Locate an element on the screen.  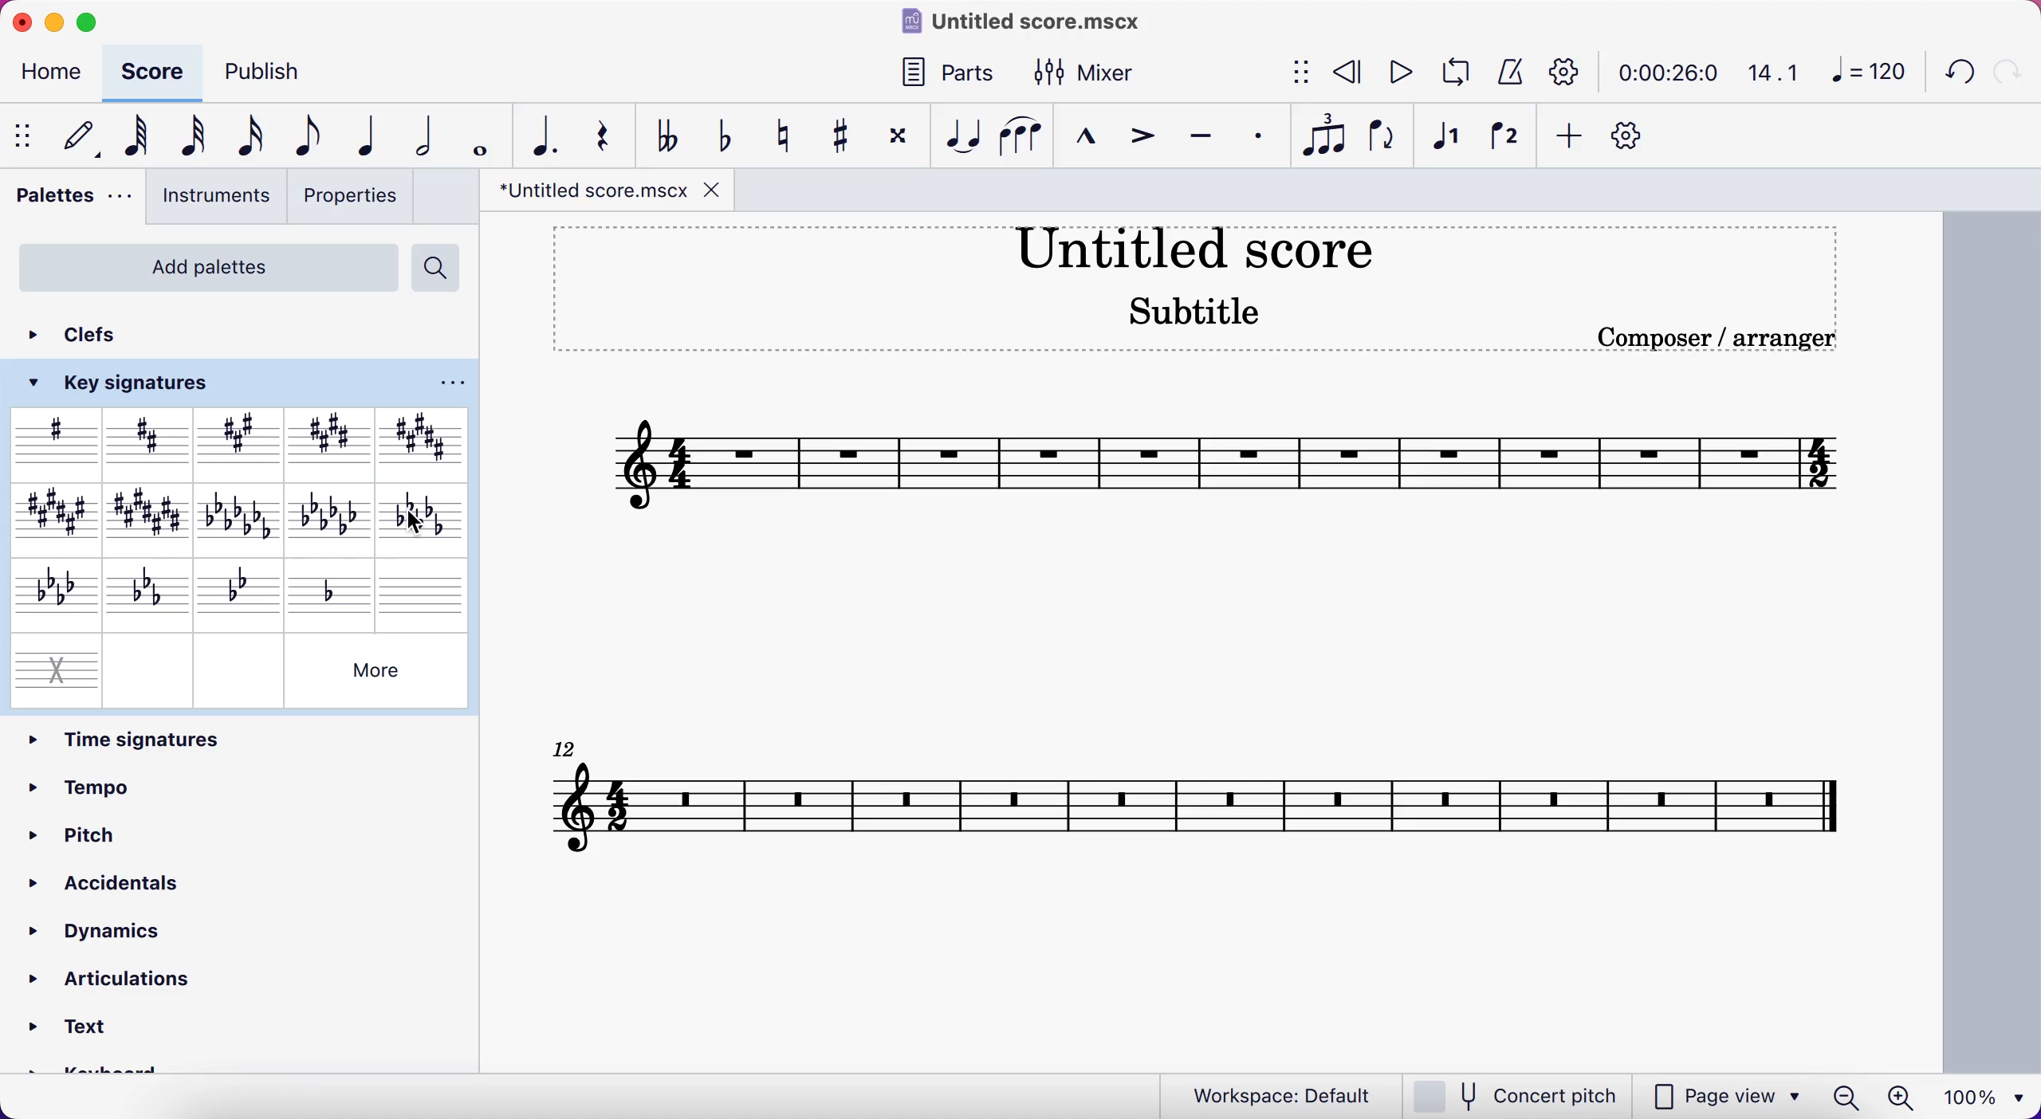
time is located at coordinates (1662, 73).